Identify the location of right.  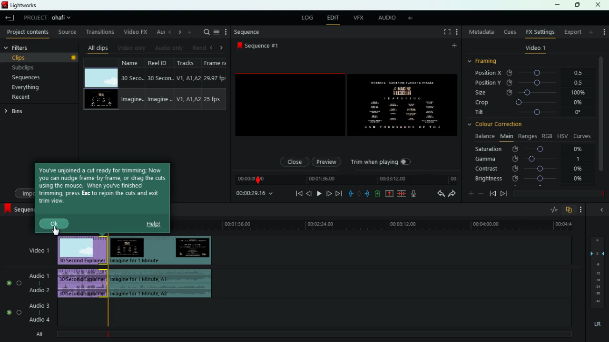
(222, 48).